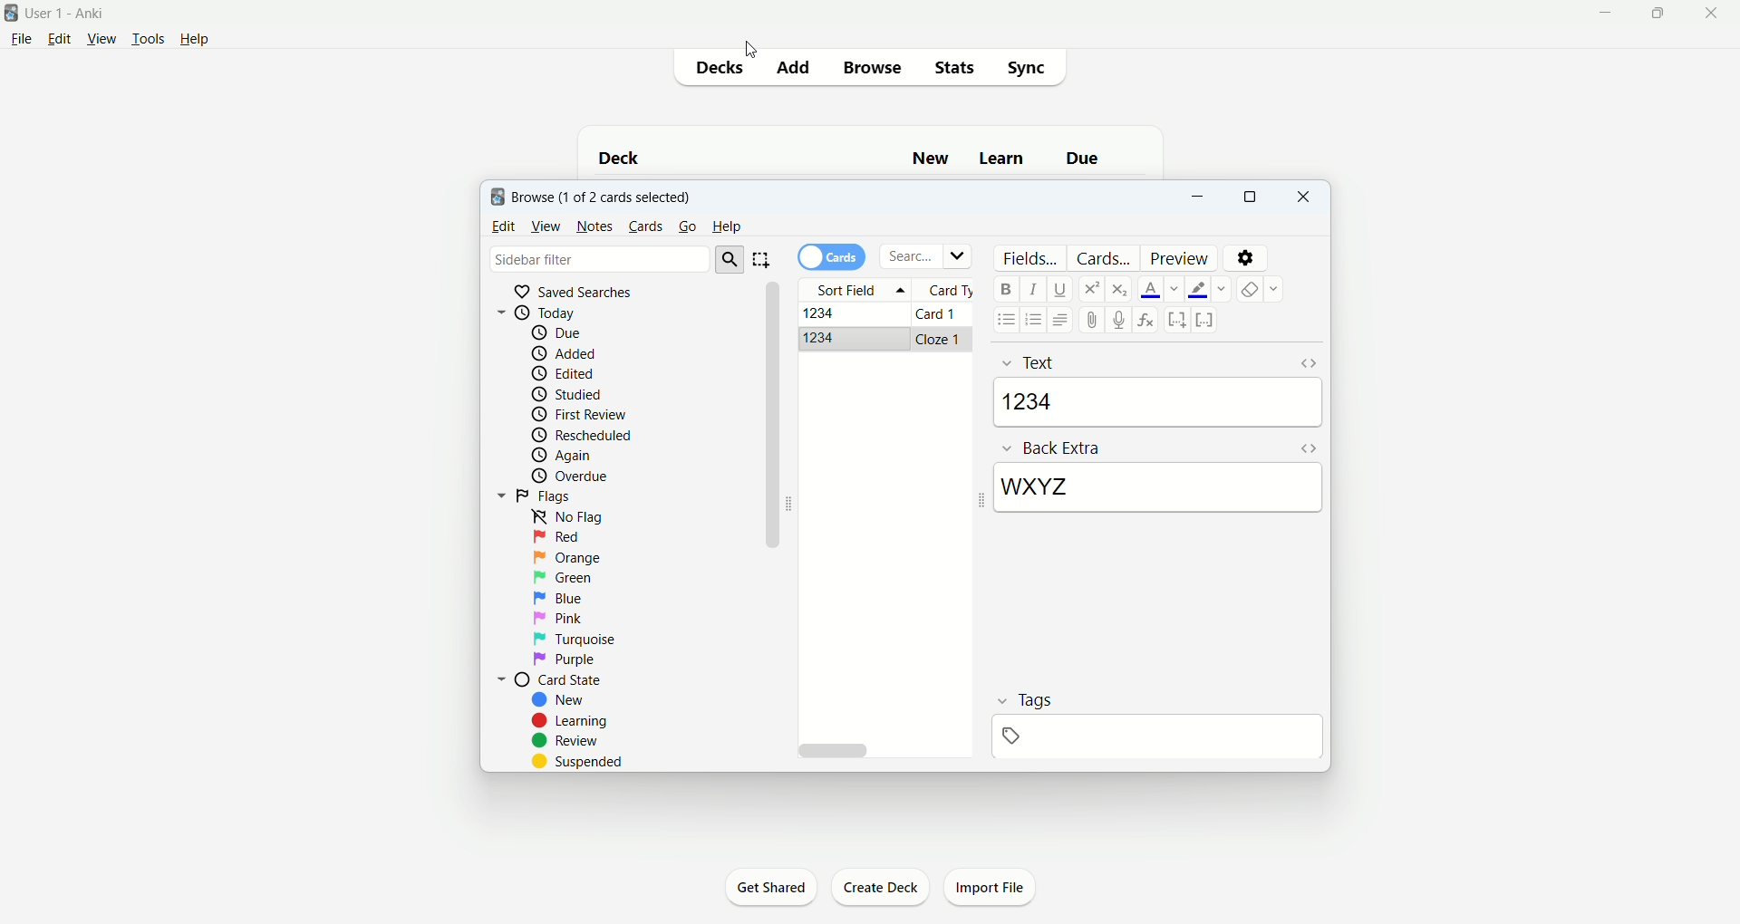 The image size is (1740, 924). I want to click on HTML editor, so click(1311, 448).